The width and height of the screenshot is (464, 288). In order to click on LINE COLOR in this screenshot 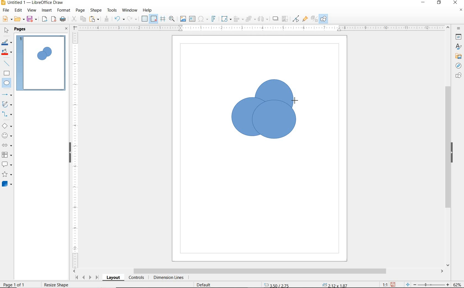, I will do `click(7, 42)`.